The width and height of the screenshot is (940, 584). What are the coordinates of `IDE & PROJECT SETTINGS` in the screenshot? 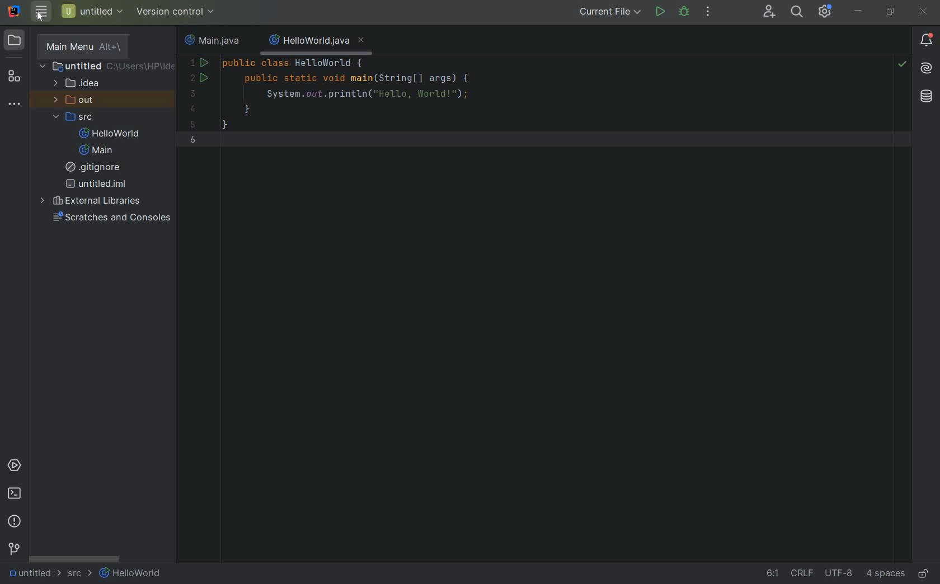 It's located at (824, 11).